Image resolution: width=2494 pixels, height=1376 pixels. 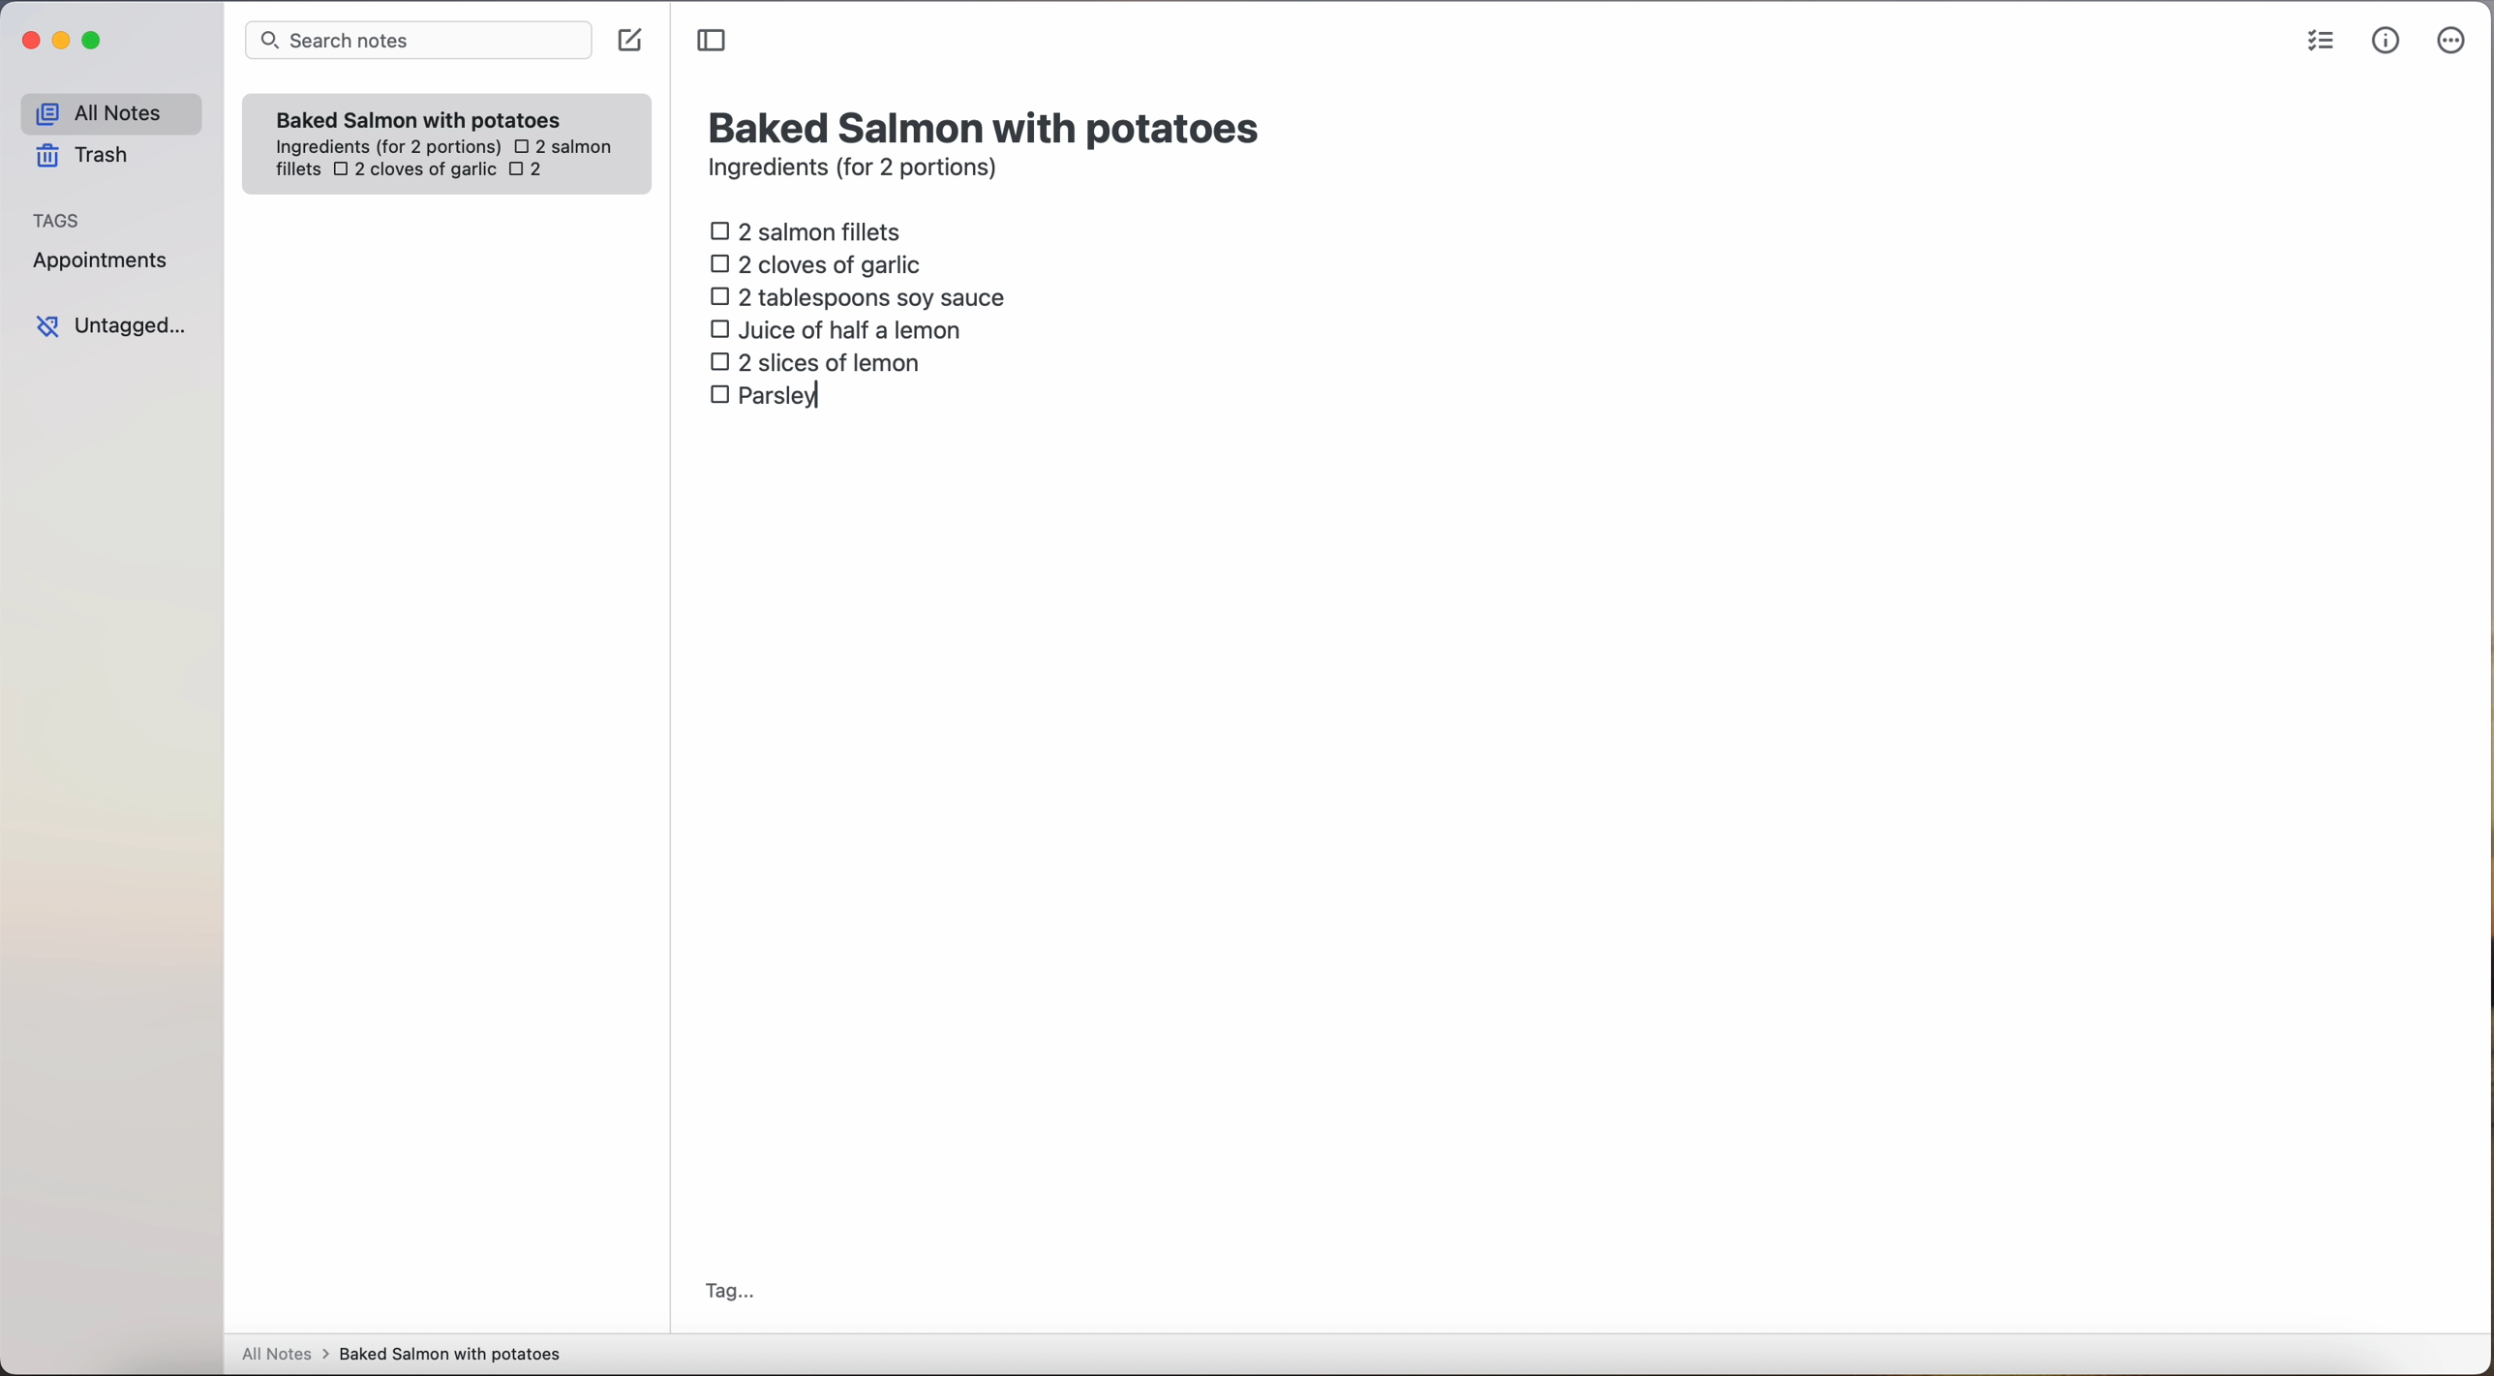 I want to click on 2 slices of lemon, so click(x=816, y=362).